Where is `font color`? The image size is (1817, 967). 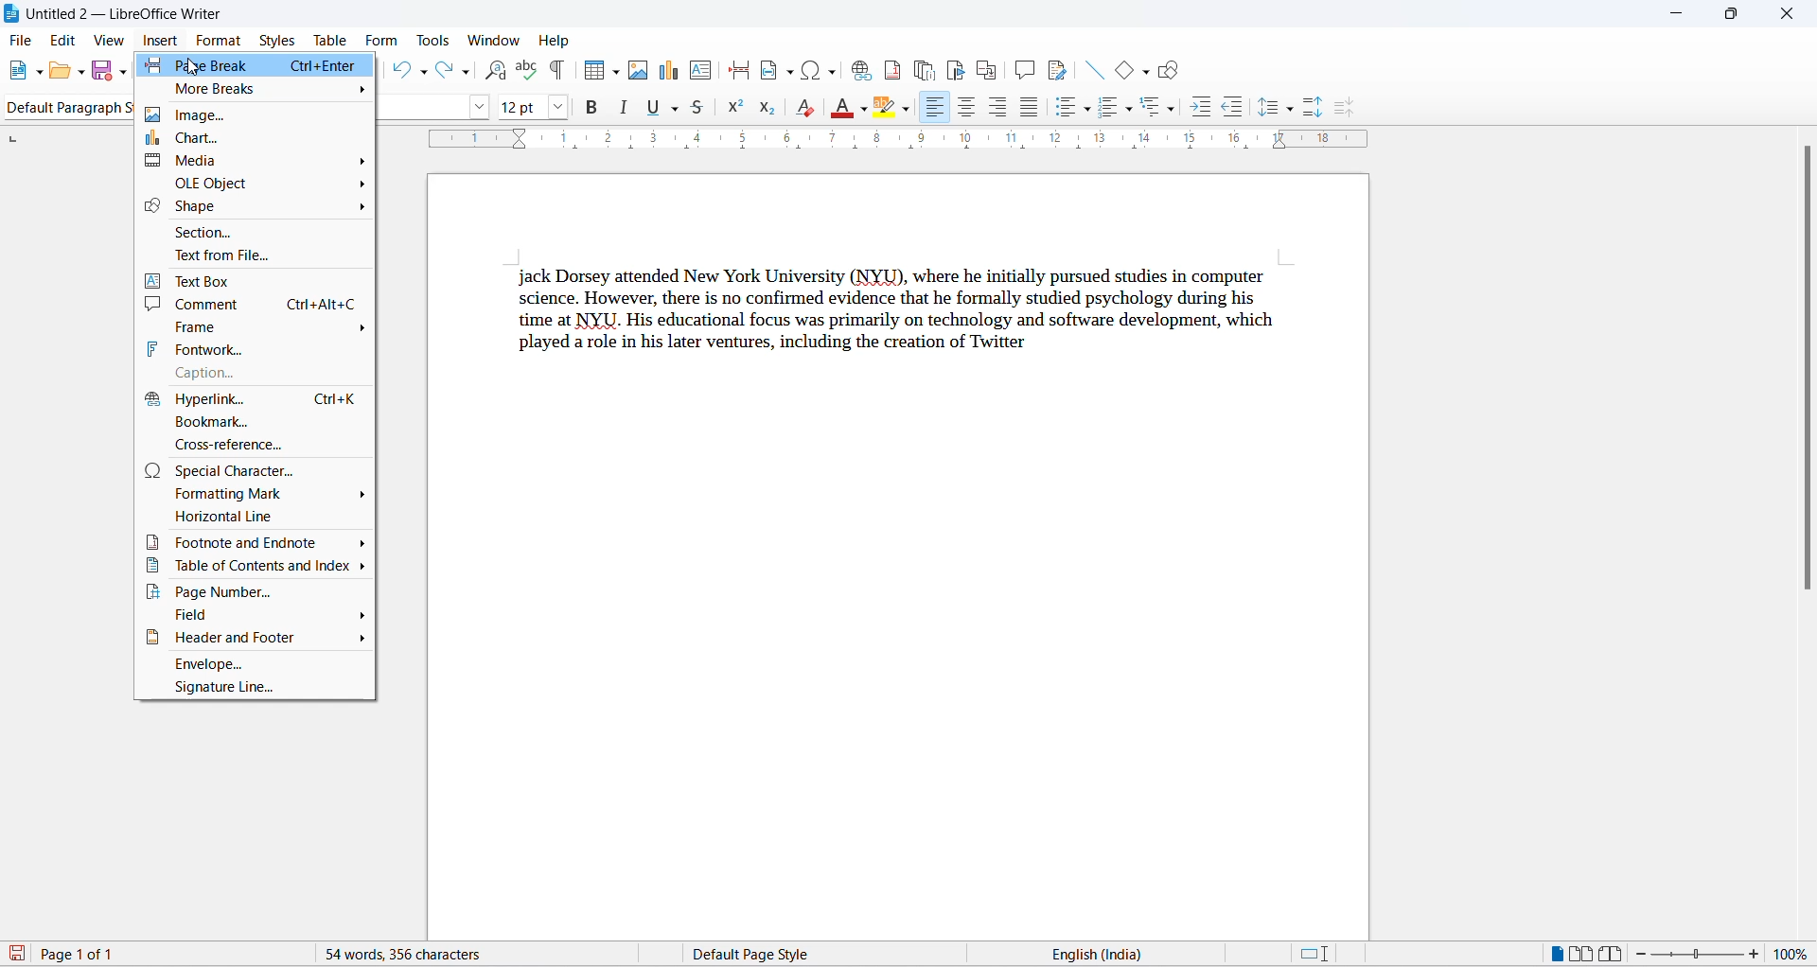 font color is located at coordinates (837, 108).